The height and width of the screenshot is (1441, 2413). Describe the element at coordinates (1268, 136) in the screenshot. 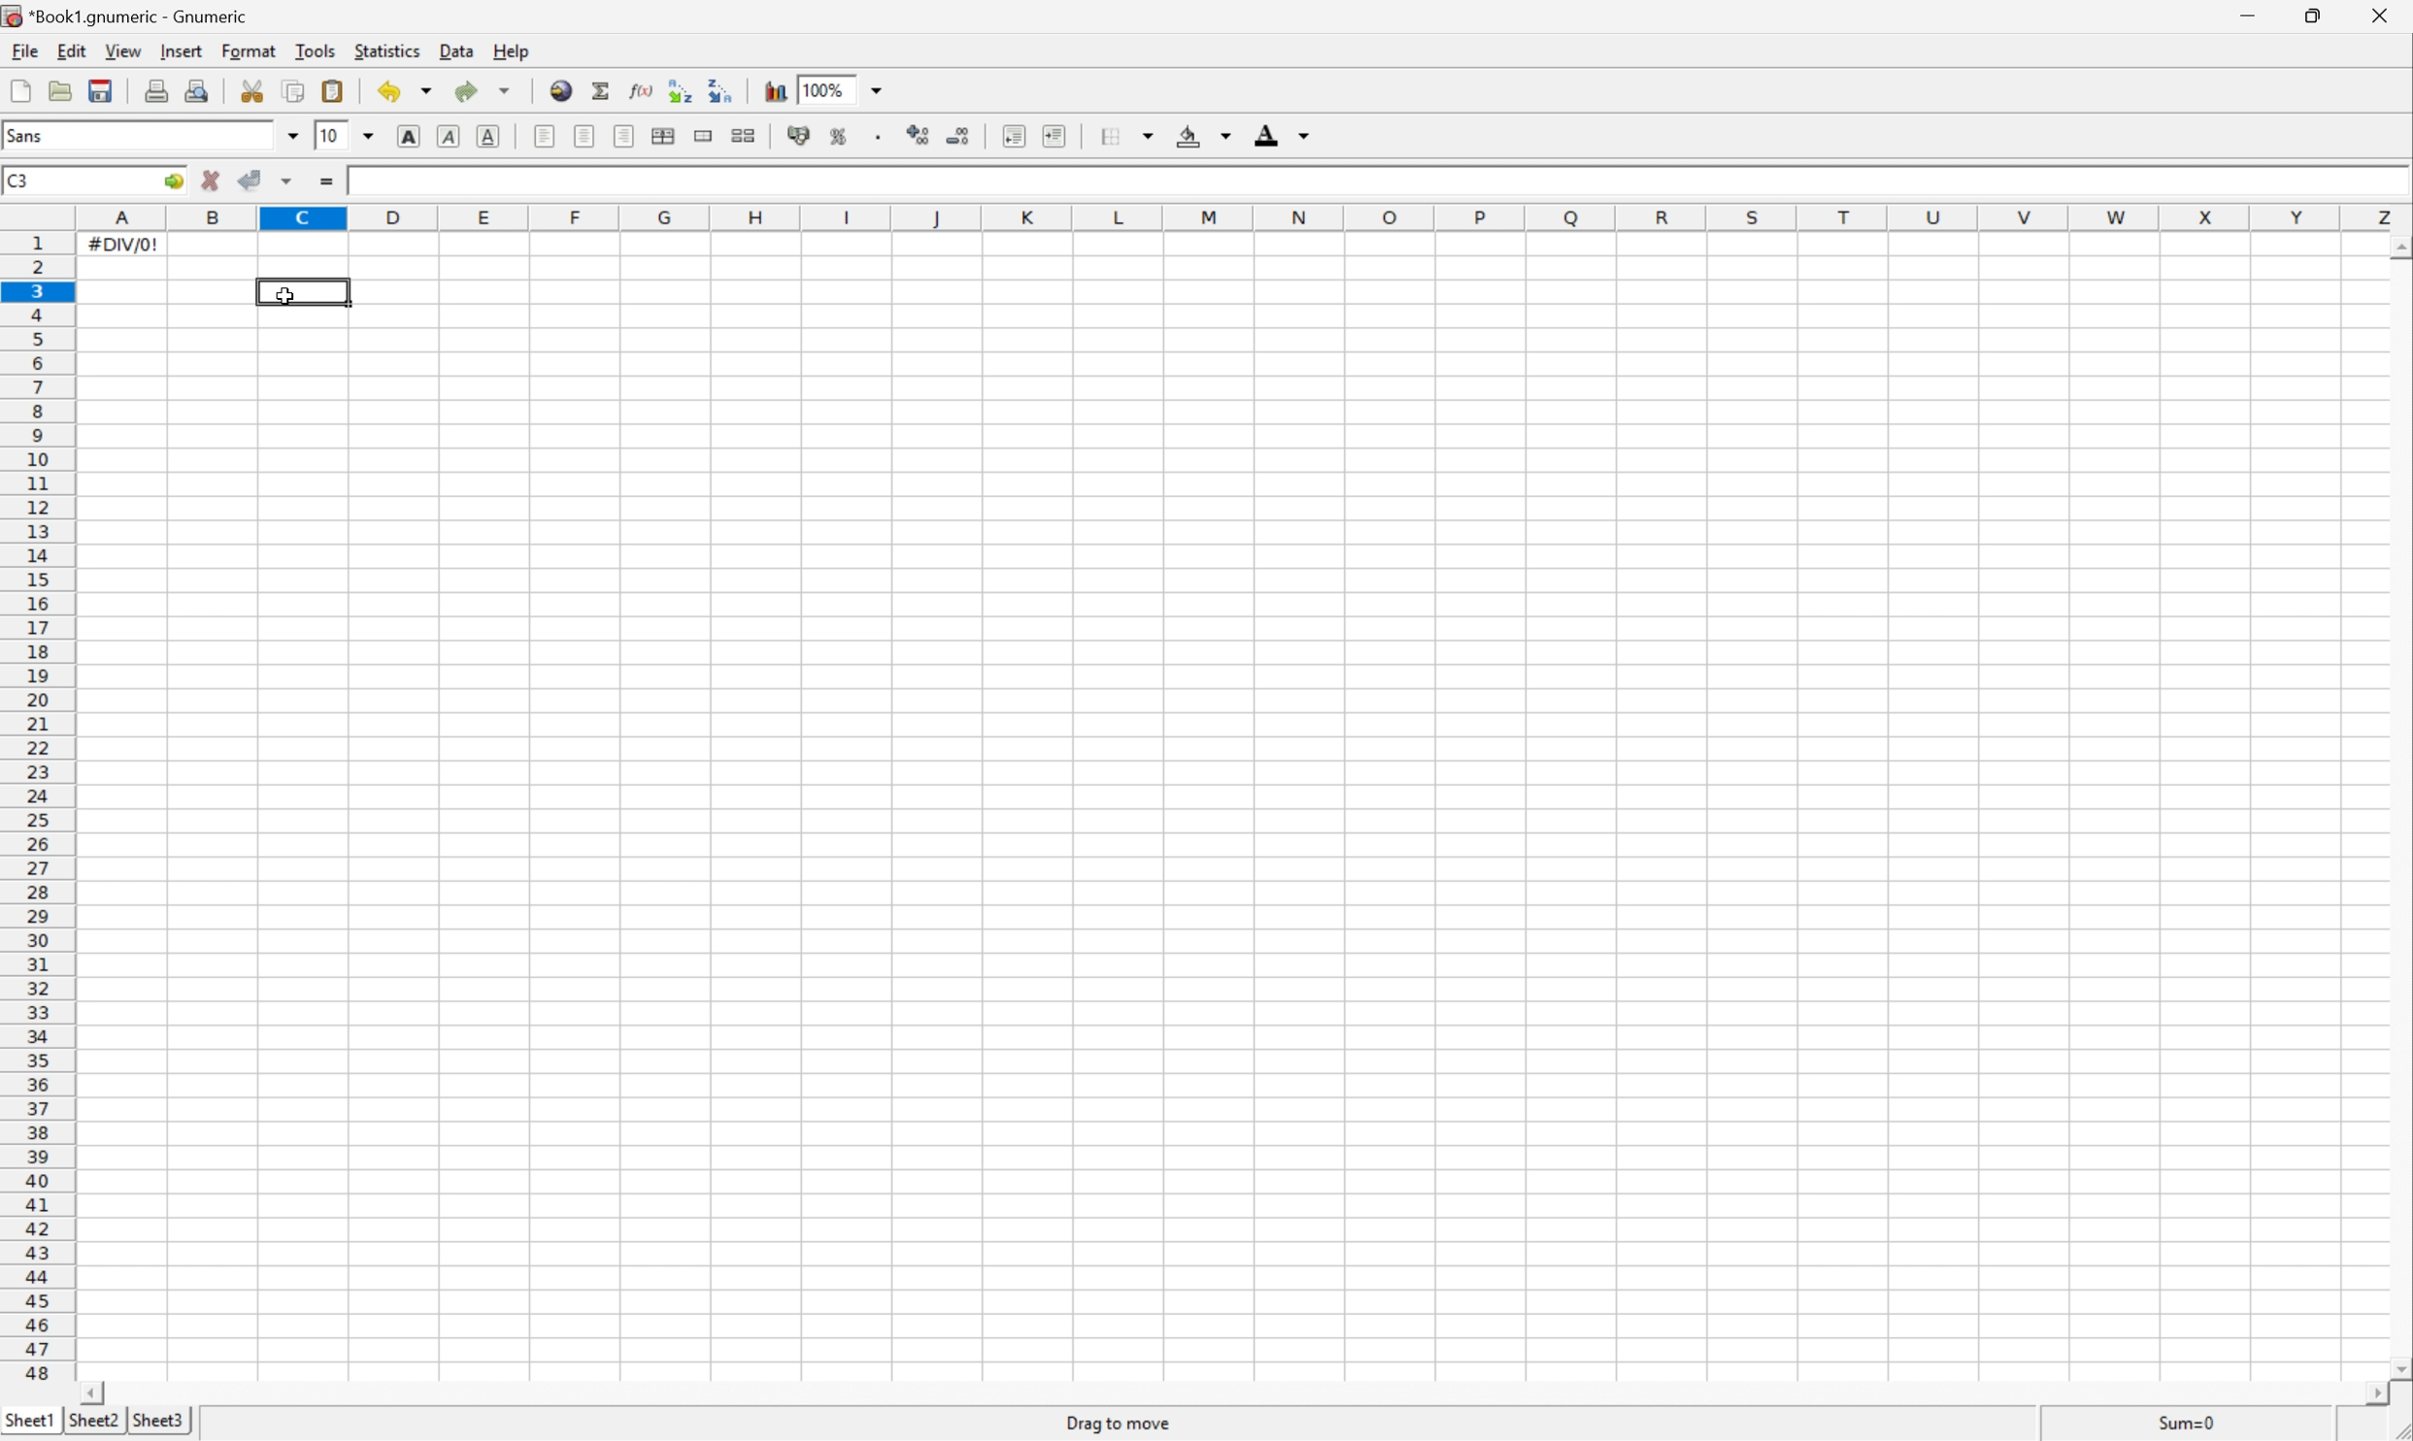

I see `Foreground` at that location.